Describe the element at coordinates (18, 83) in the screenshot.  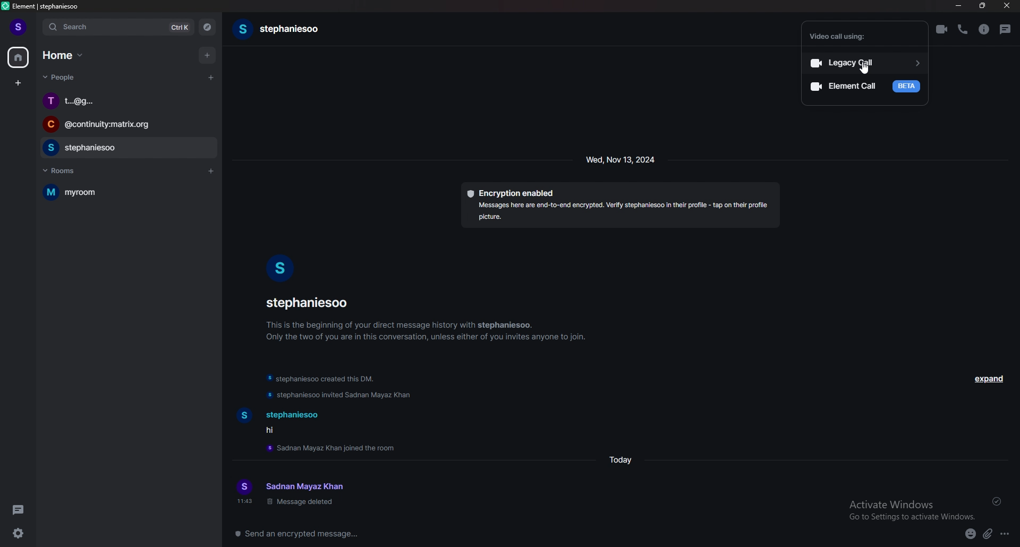
I see `create space` at that location.